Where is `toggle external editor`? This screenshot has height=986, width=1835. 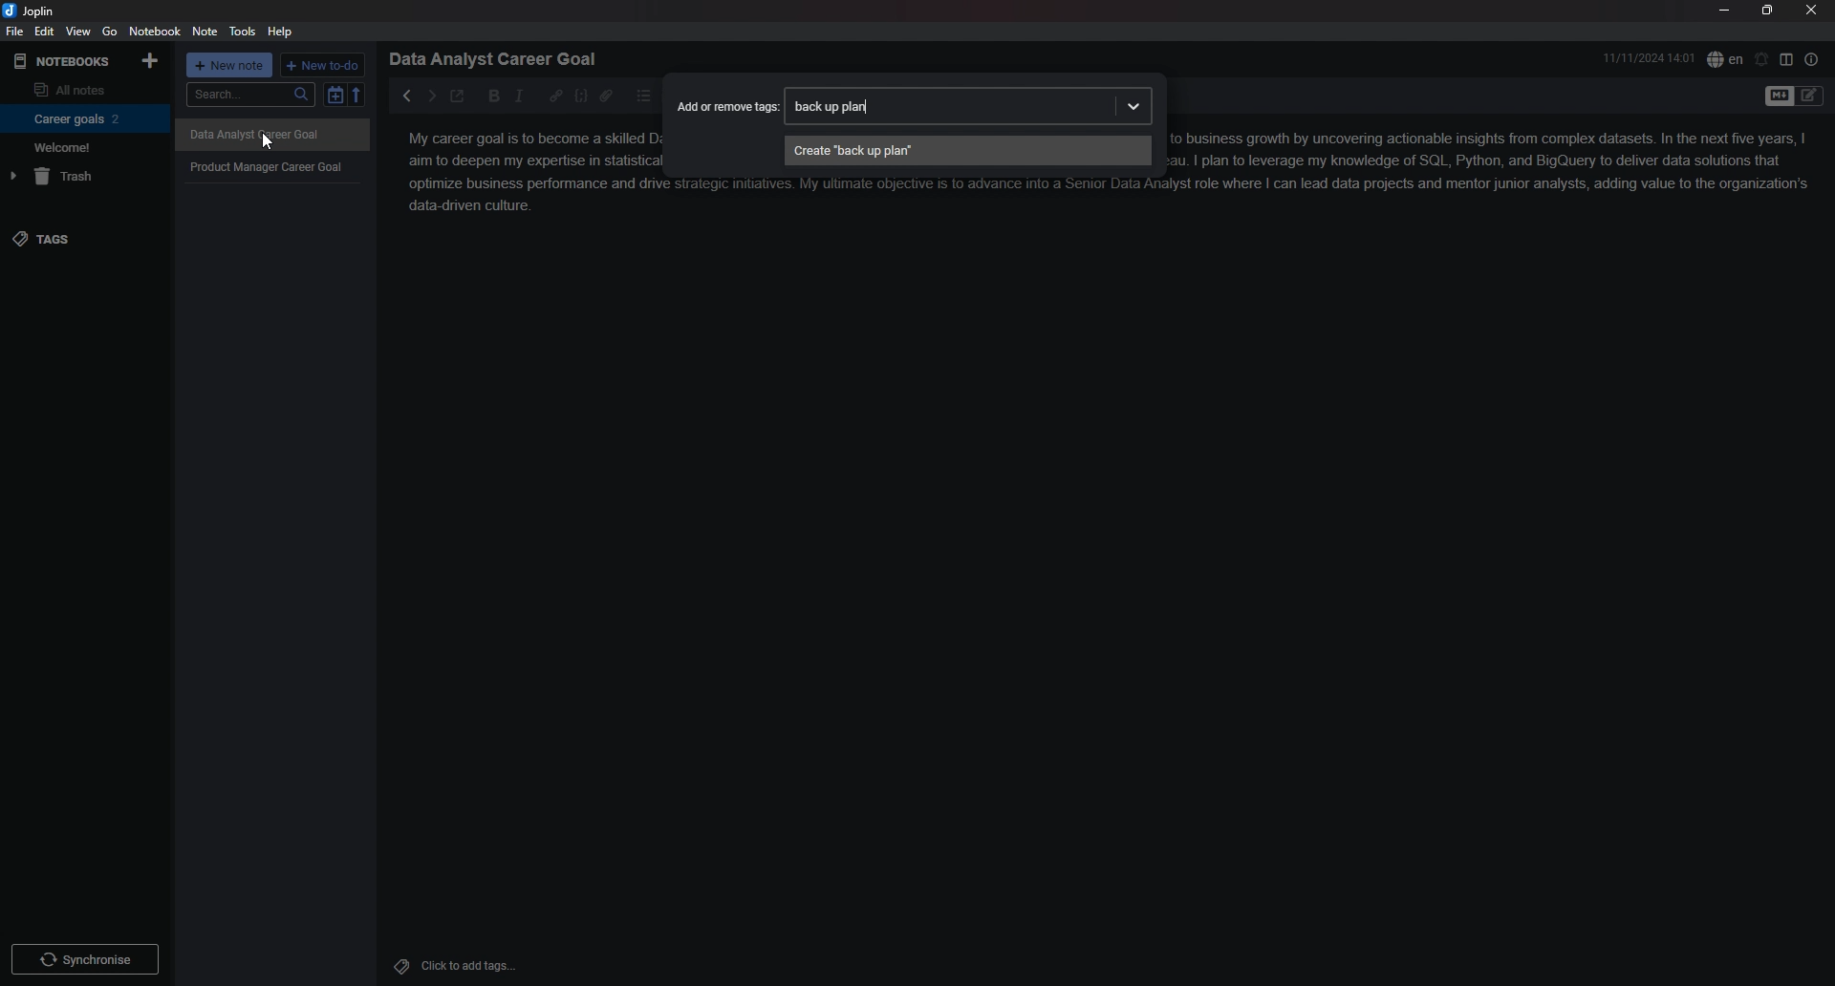
toggle external editor is located at coordinates (459, 96).